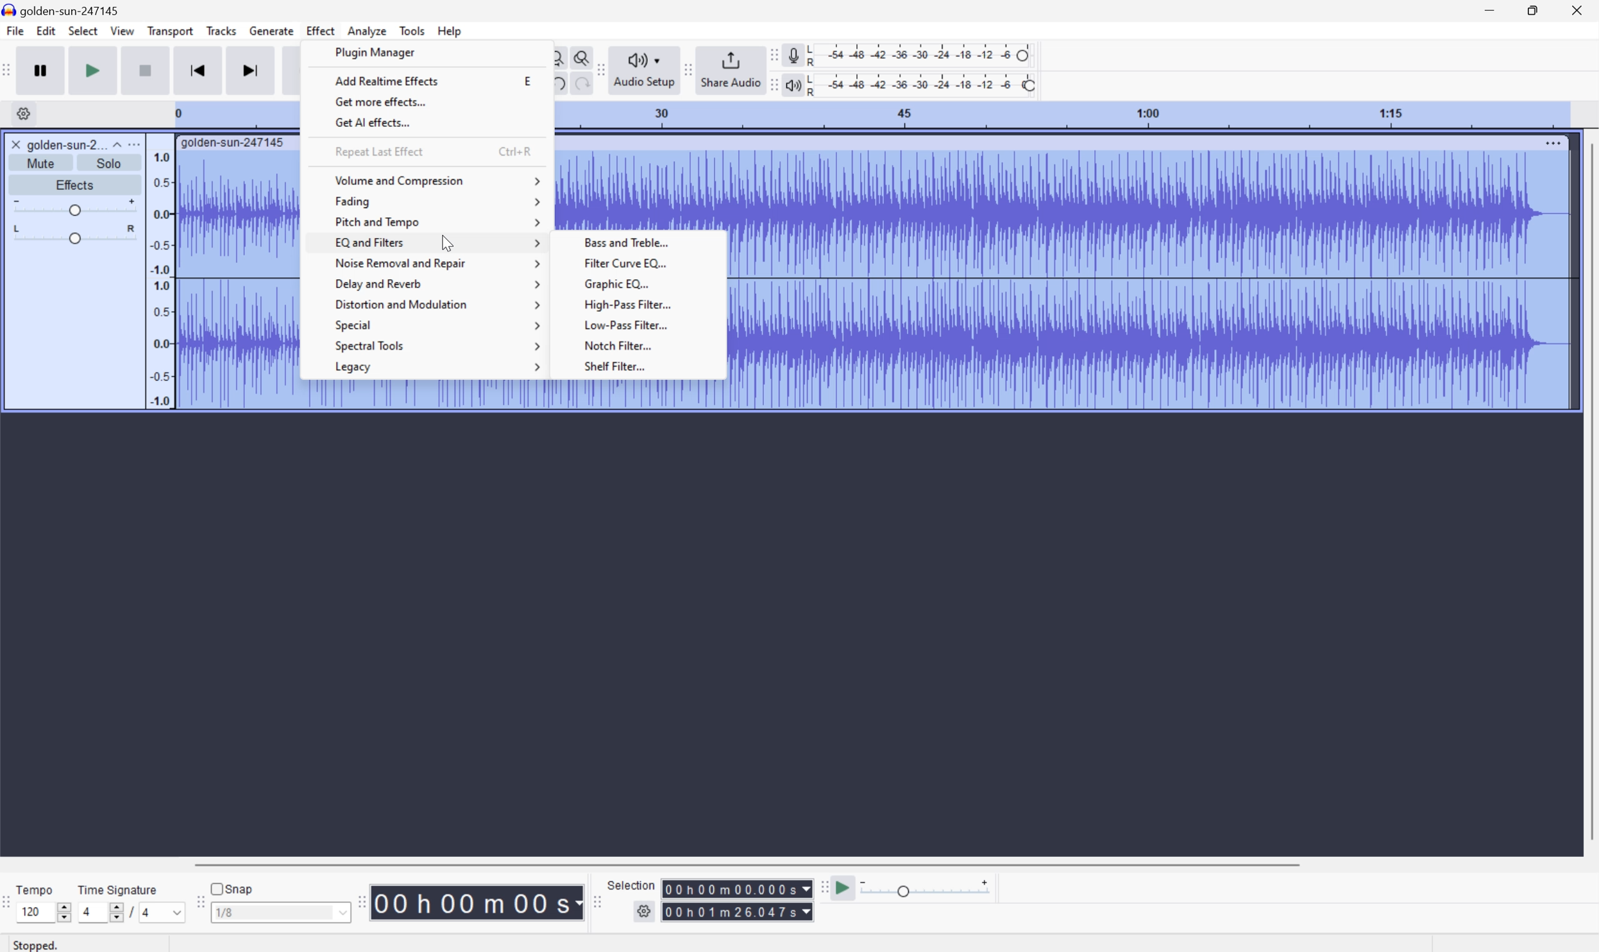 The width and height of the screenshot is (1599, 952). Describe the element at coordinates (845, 888) in the screenshot. I see `Play at speed` at that location.